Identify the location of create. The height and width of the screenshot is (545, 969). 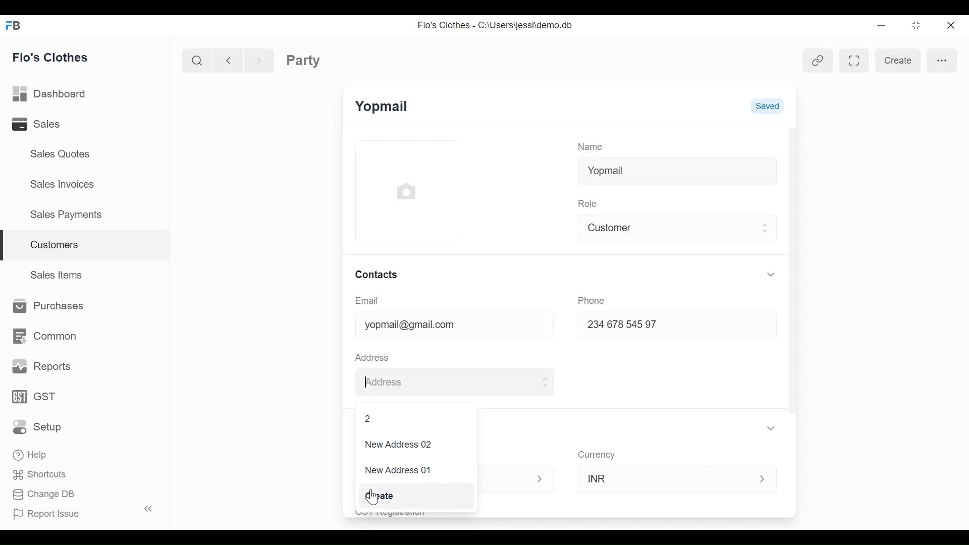
(897, 61).